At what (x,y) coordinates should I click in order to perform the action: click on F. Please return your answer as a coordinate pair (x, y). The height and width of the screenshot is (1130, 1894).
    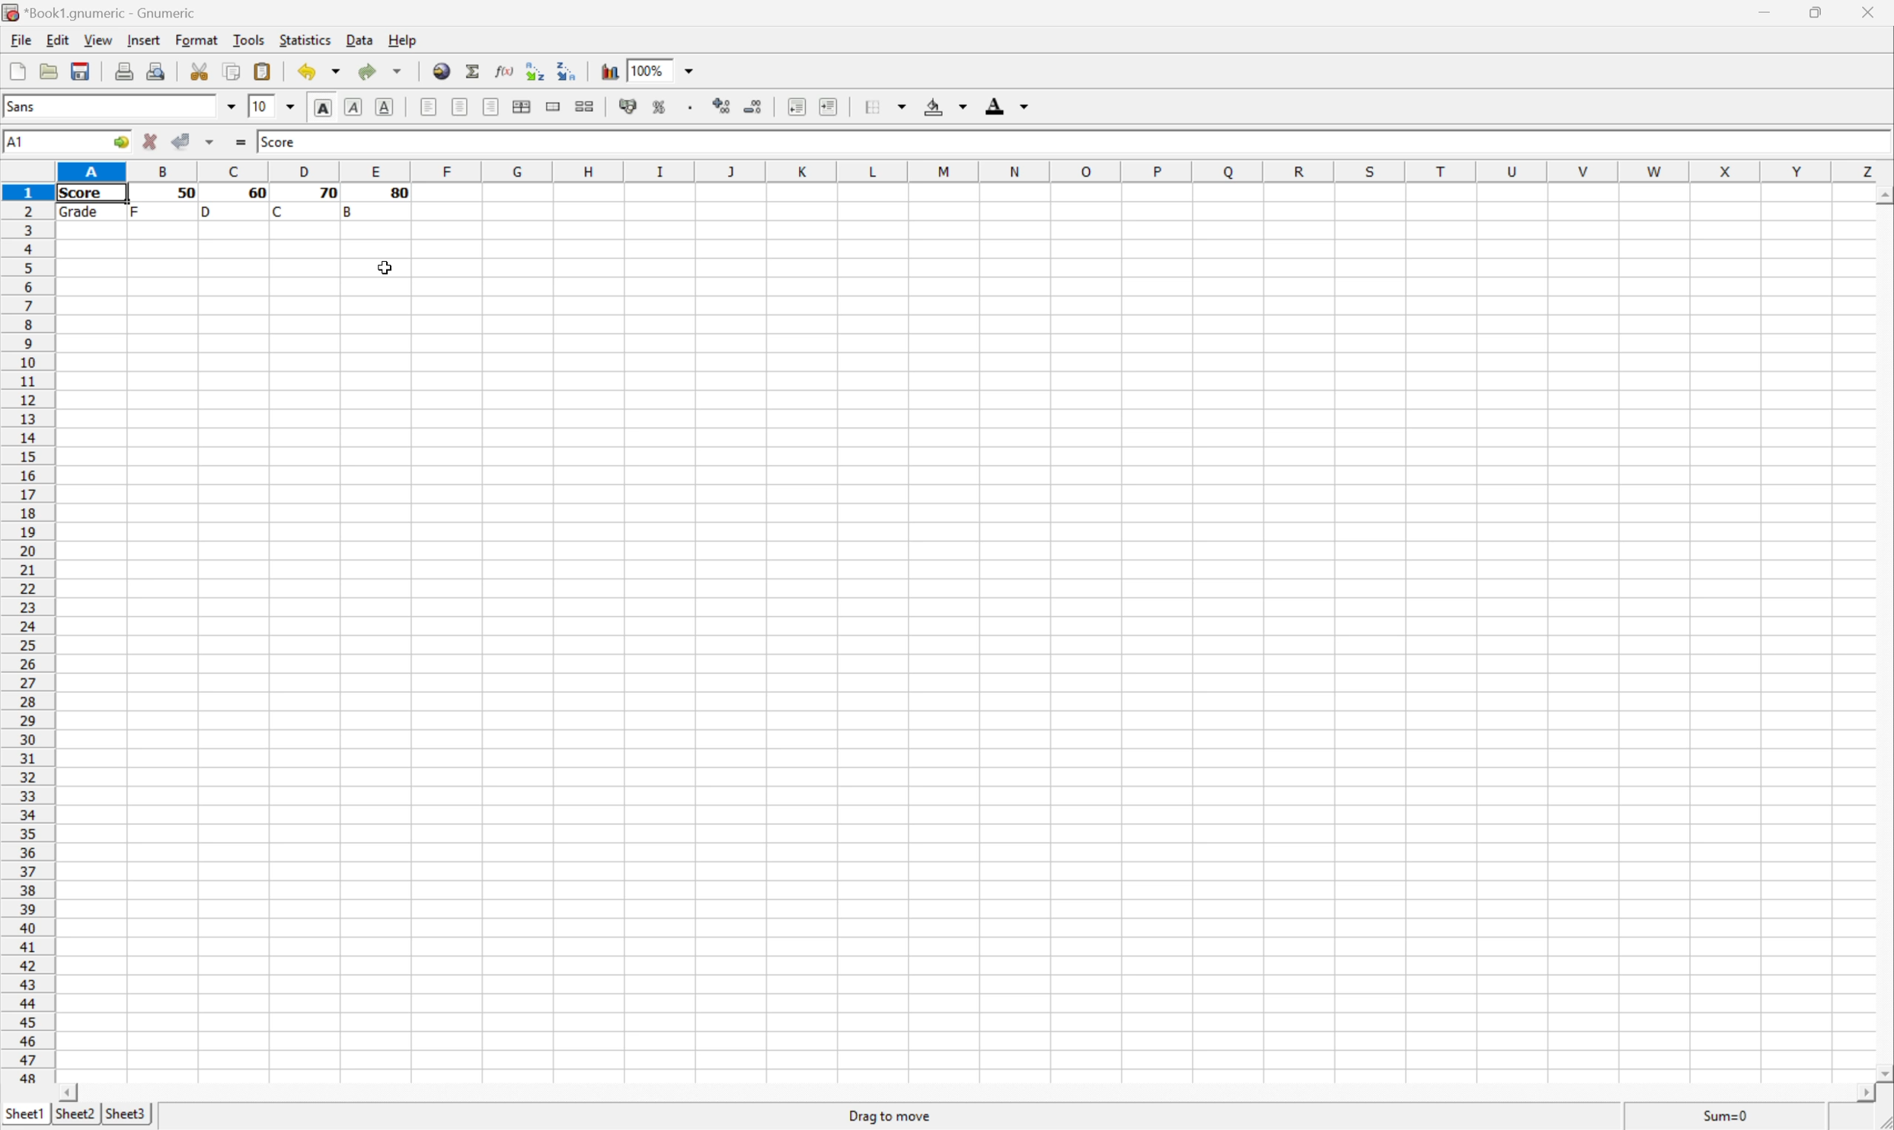
    Looking at the image, I should click on (136, 210).